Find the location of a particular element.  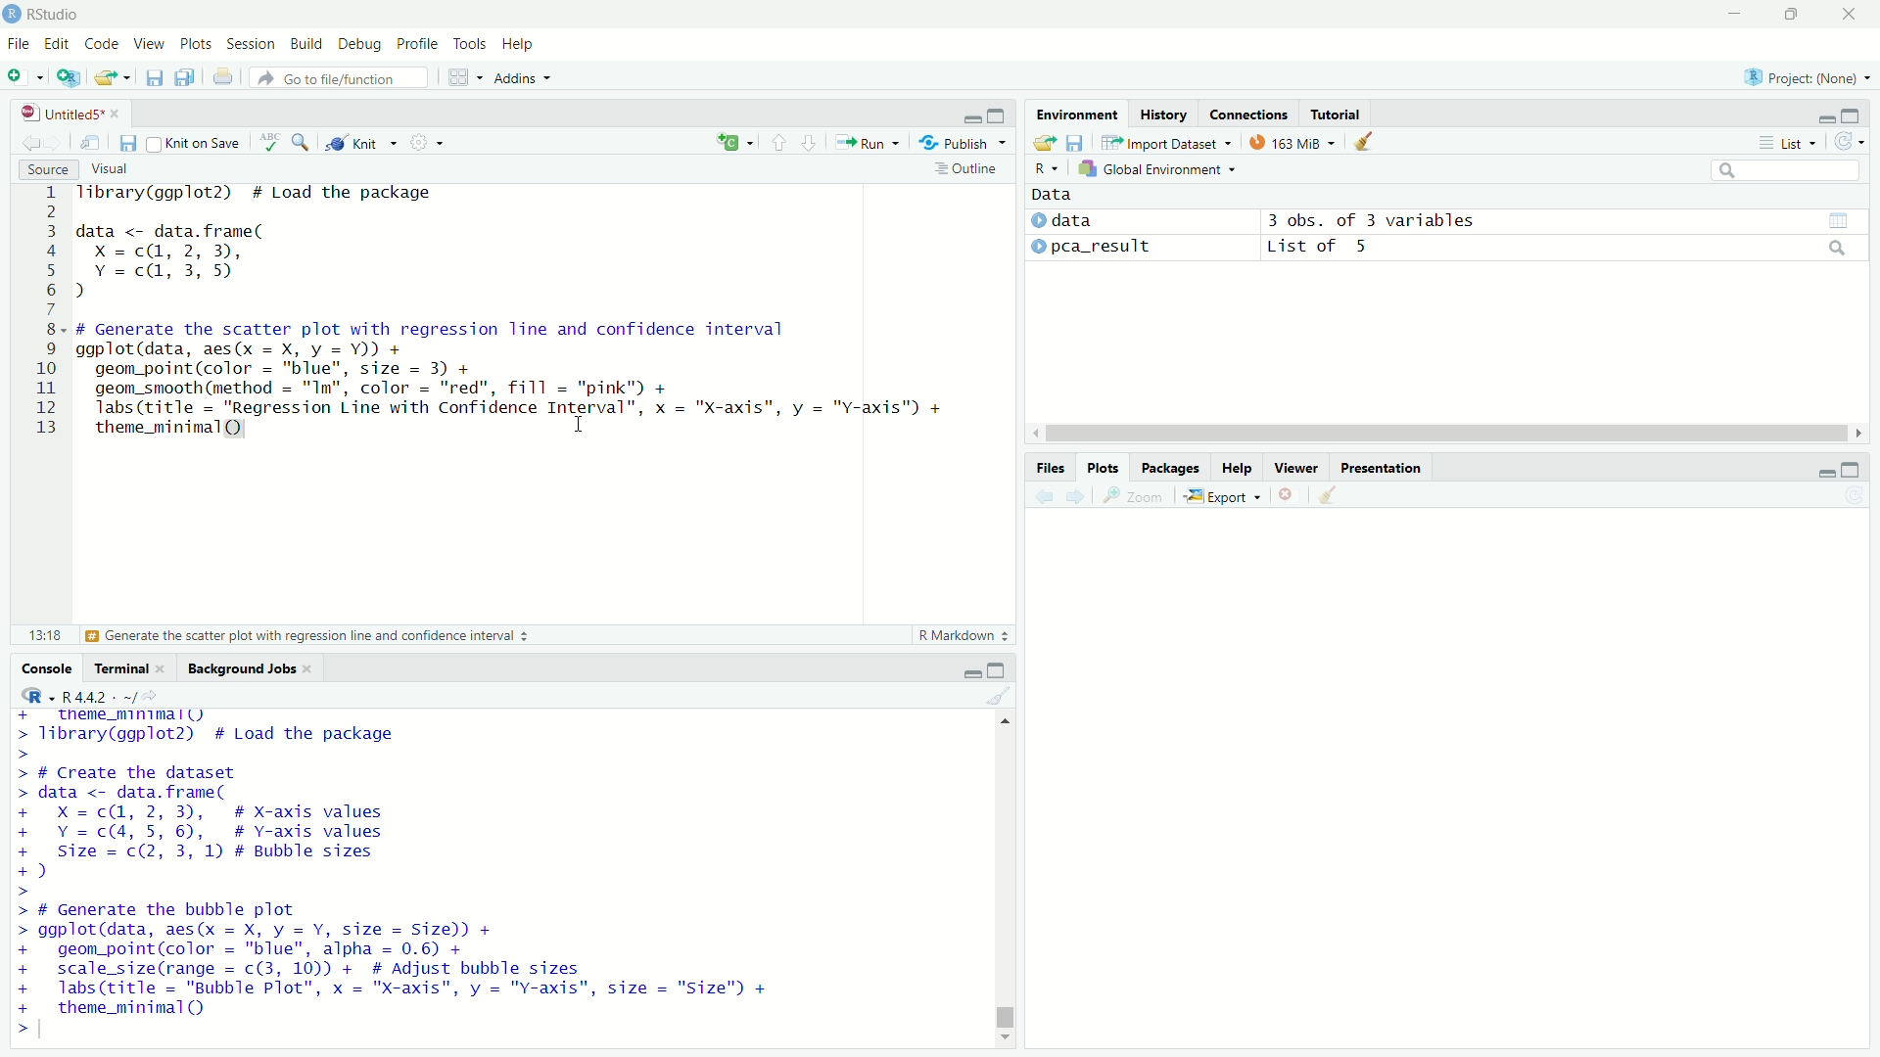

Project: (None) is located at coordinates (1805, 76).